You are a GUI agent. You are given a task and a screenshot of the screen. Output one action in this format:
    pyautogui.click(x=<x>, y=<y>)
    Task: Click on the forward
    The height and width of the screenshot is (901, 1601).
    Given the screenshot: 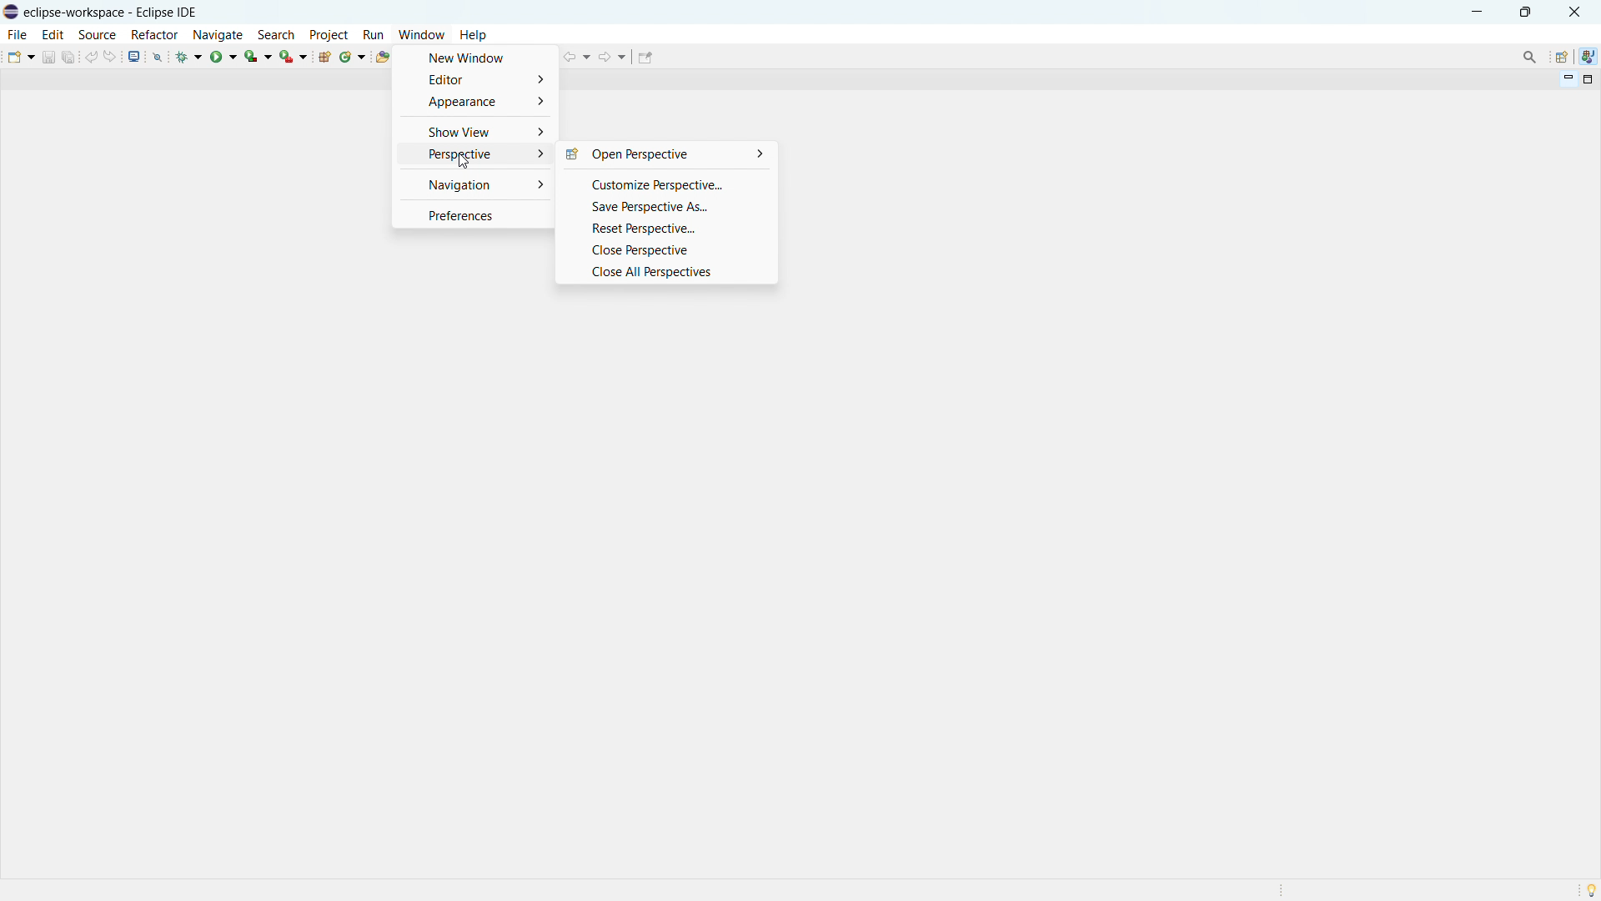 What is the action you would take?
    pyautogui.click(x=612, y=56)
    